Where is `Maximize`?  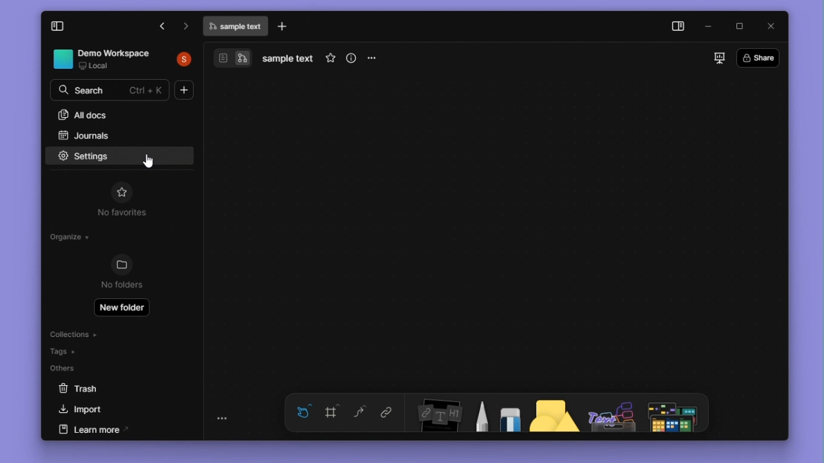 Maximize is located at coordinates (740, 26).